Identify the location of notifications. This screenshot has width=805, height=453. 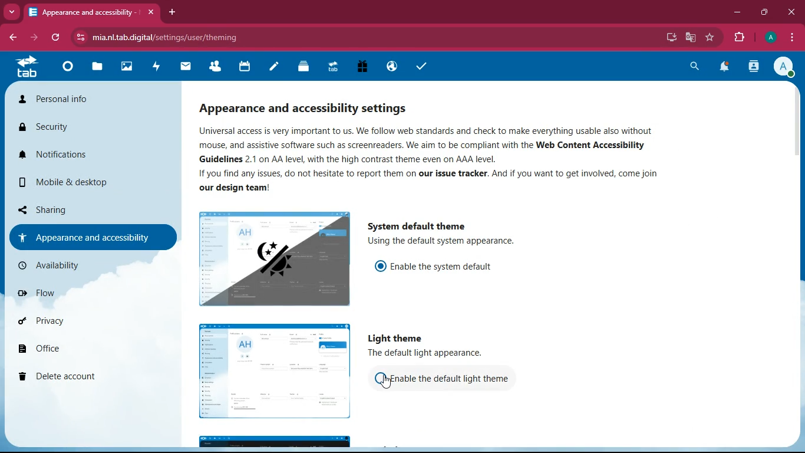
(91, 159).